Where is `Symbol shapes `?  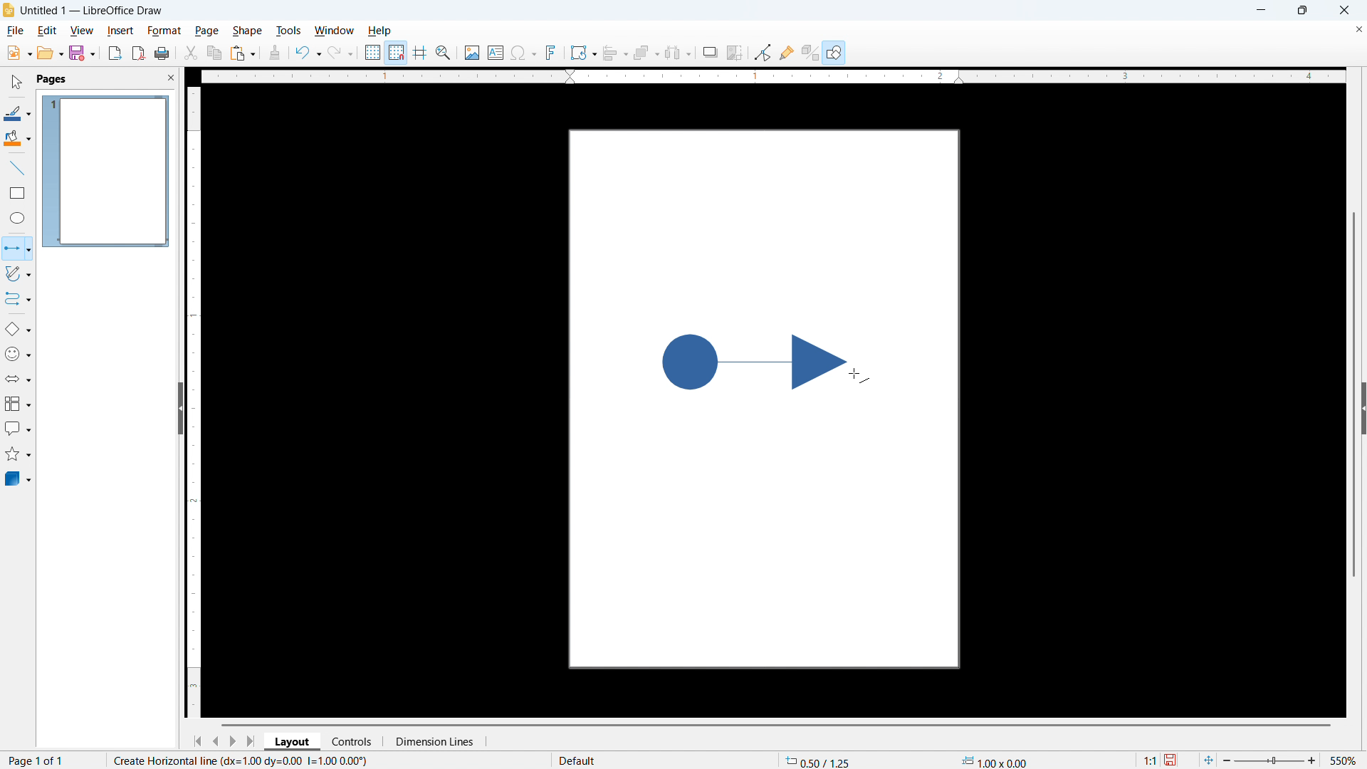
Symbol shapes  is located at coordinates (18, 354).